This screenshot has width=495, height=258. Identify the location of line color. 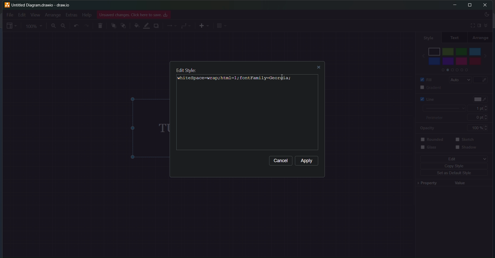
(146, 25).